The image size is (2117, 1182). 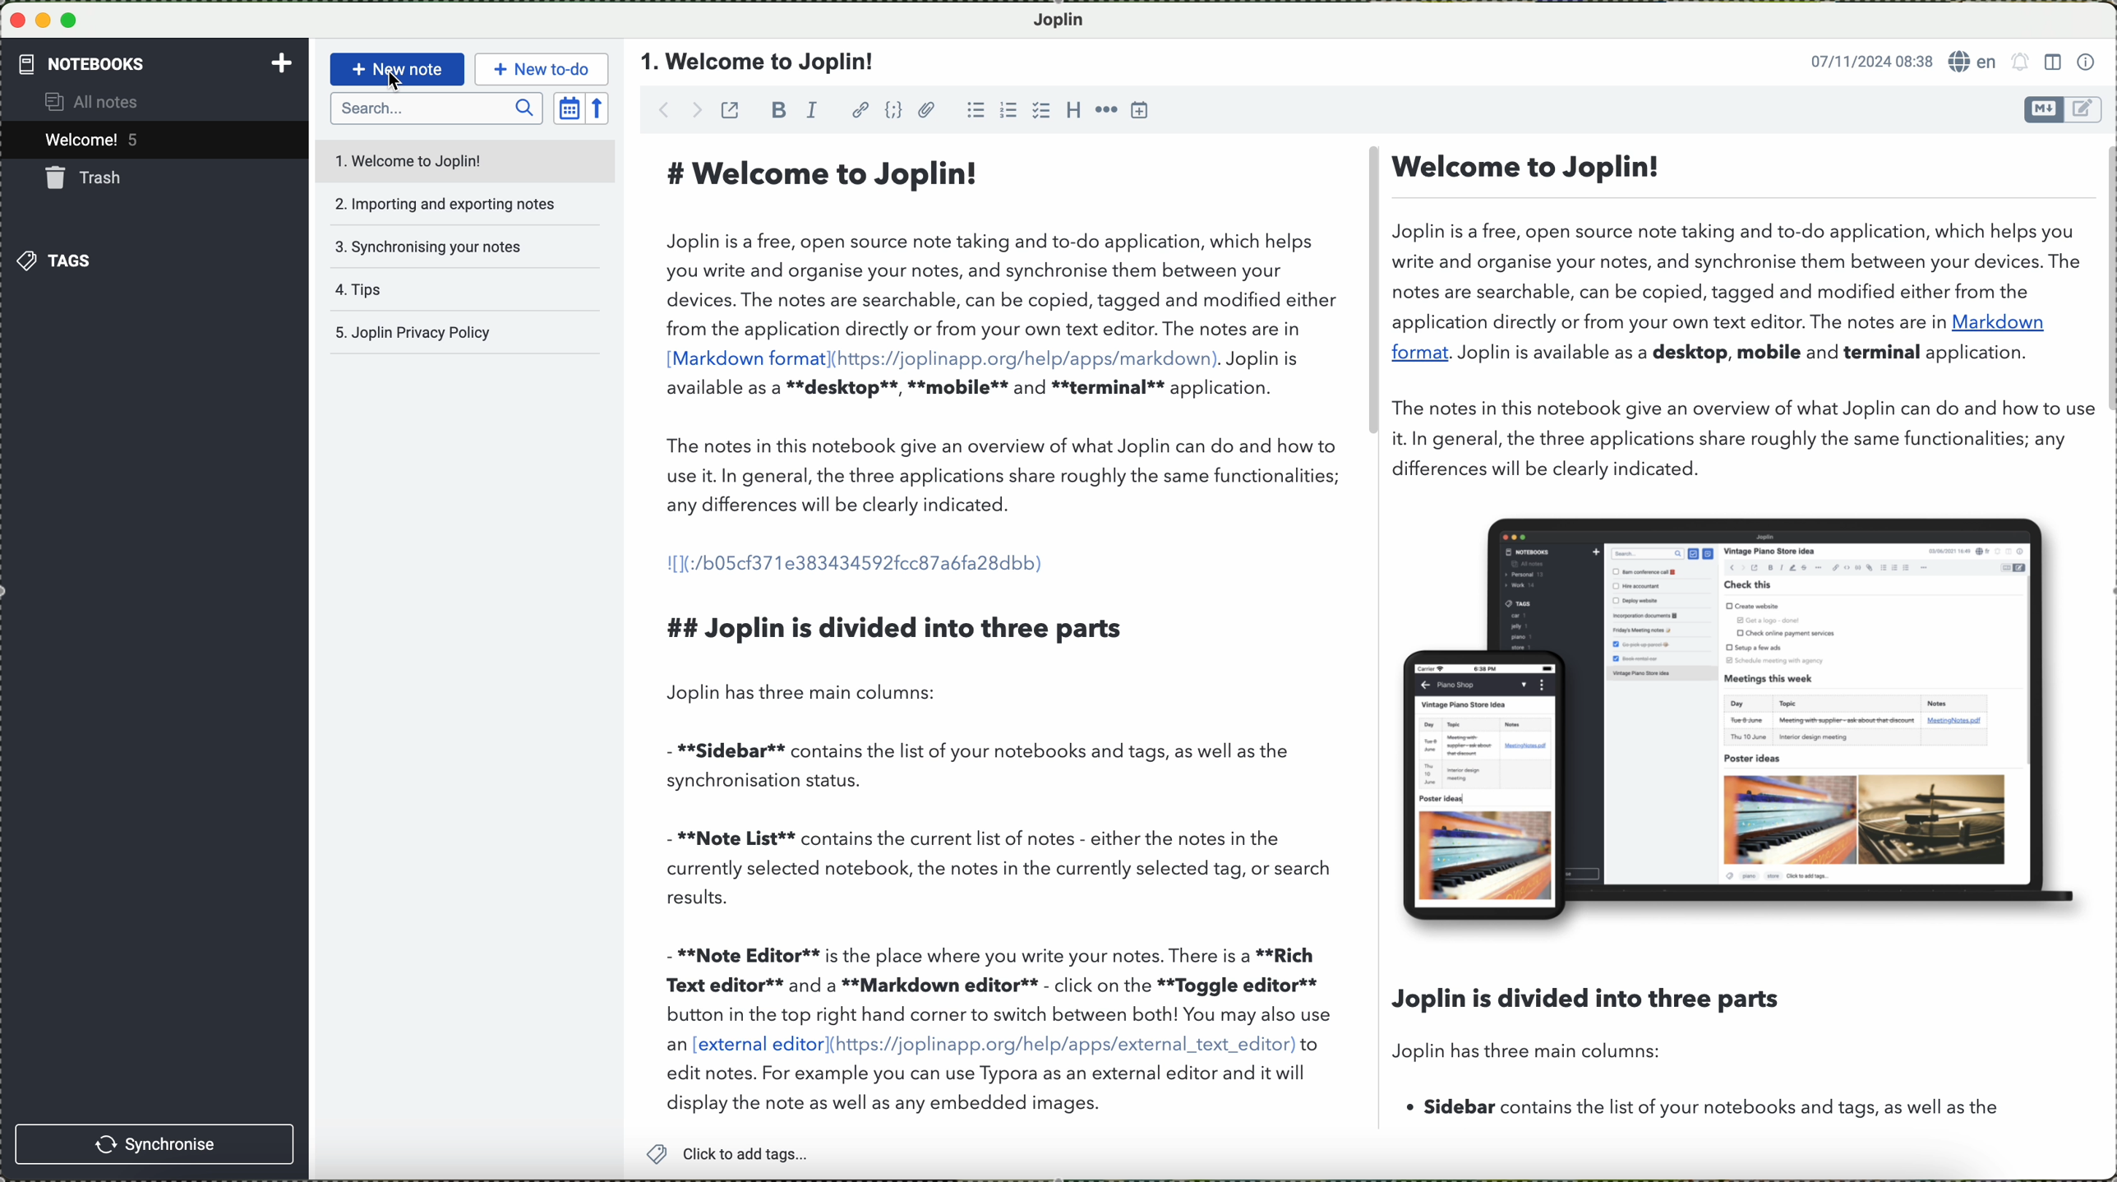 I want to click on language, so click(x=1973, y=62).